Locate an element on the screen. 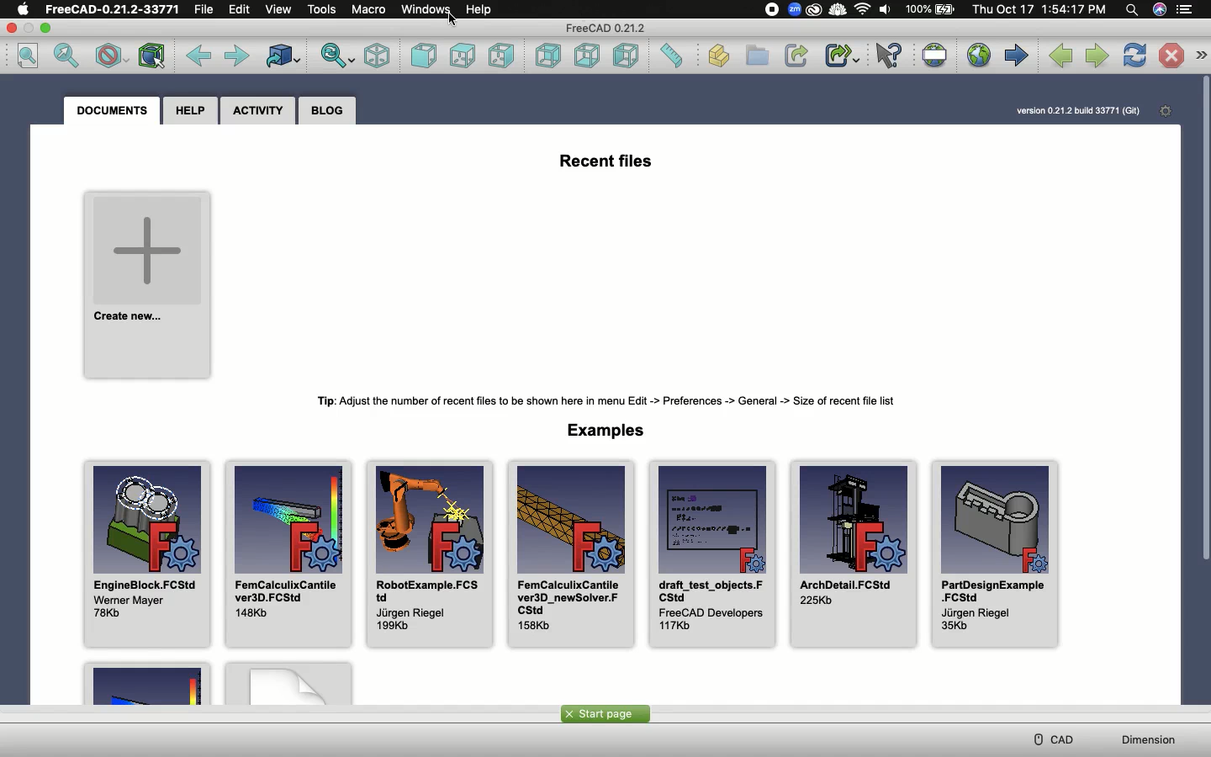  FemCalculixCantilever3.FCStd is located at coordinates (290, 553).